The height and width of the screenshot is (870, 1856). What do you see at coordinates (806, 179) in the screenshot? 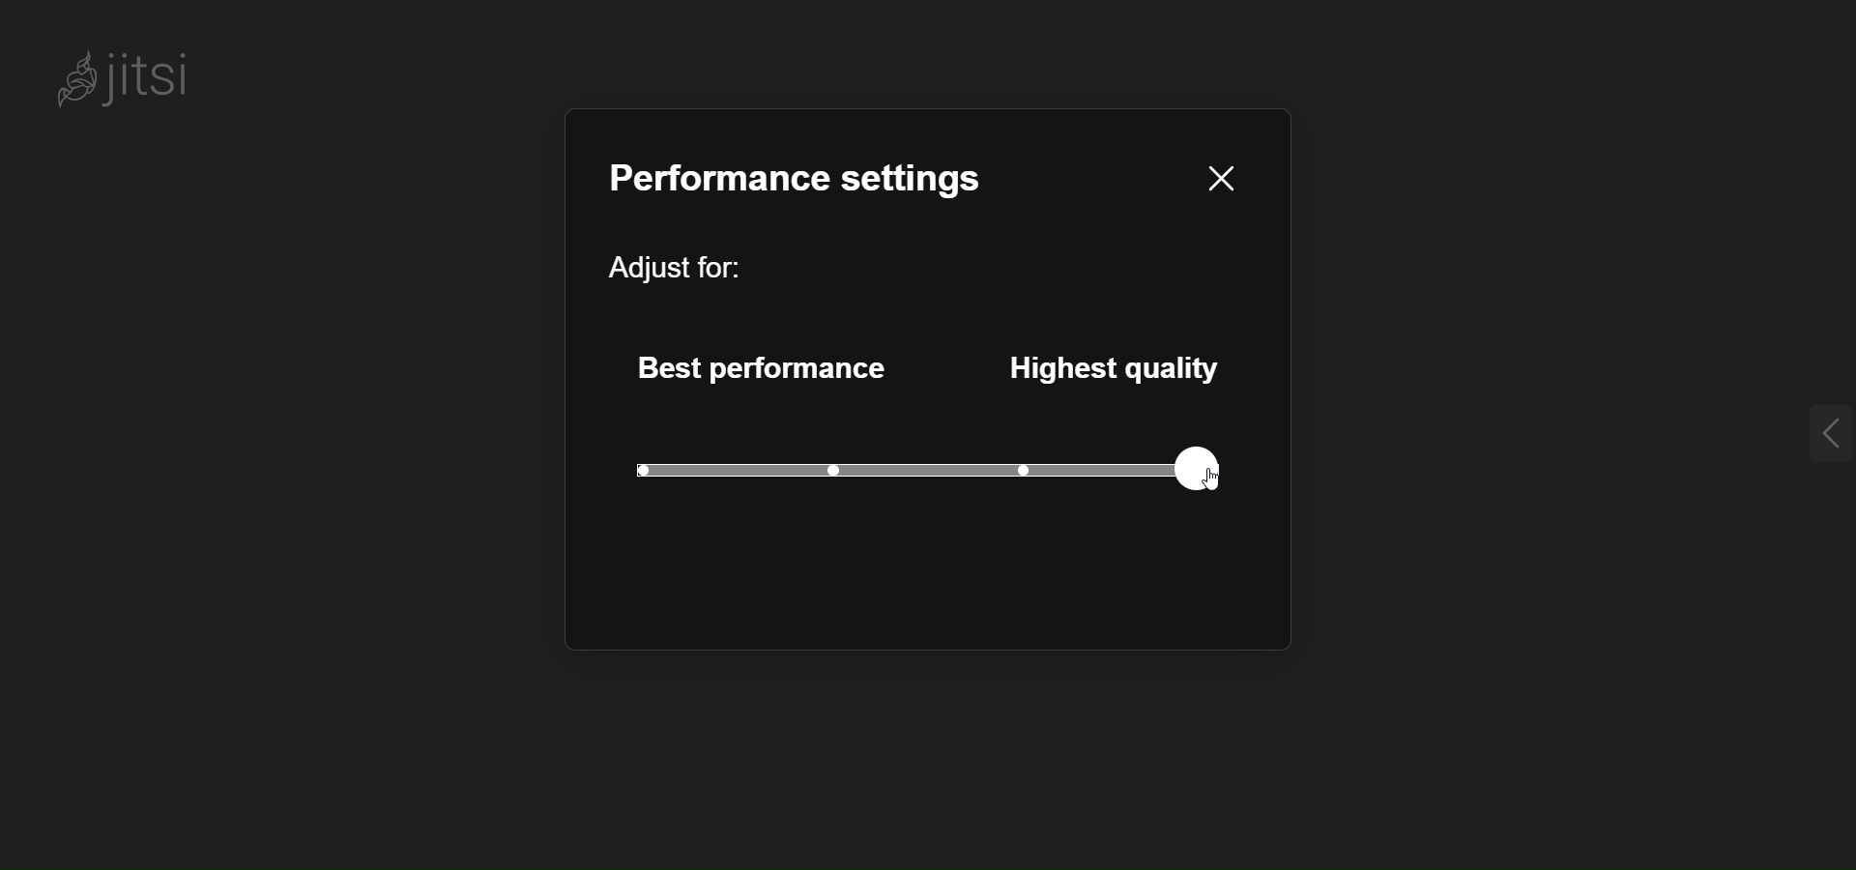
I see `performance setting` at bounding box center [806, 179].